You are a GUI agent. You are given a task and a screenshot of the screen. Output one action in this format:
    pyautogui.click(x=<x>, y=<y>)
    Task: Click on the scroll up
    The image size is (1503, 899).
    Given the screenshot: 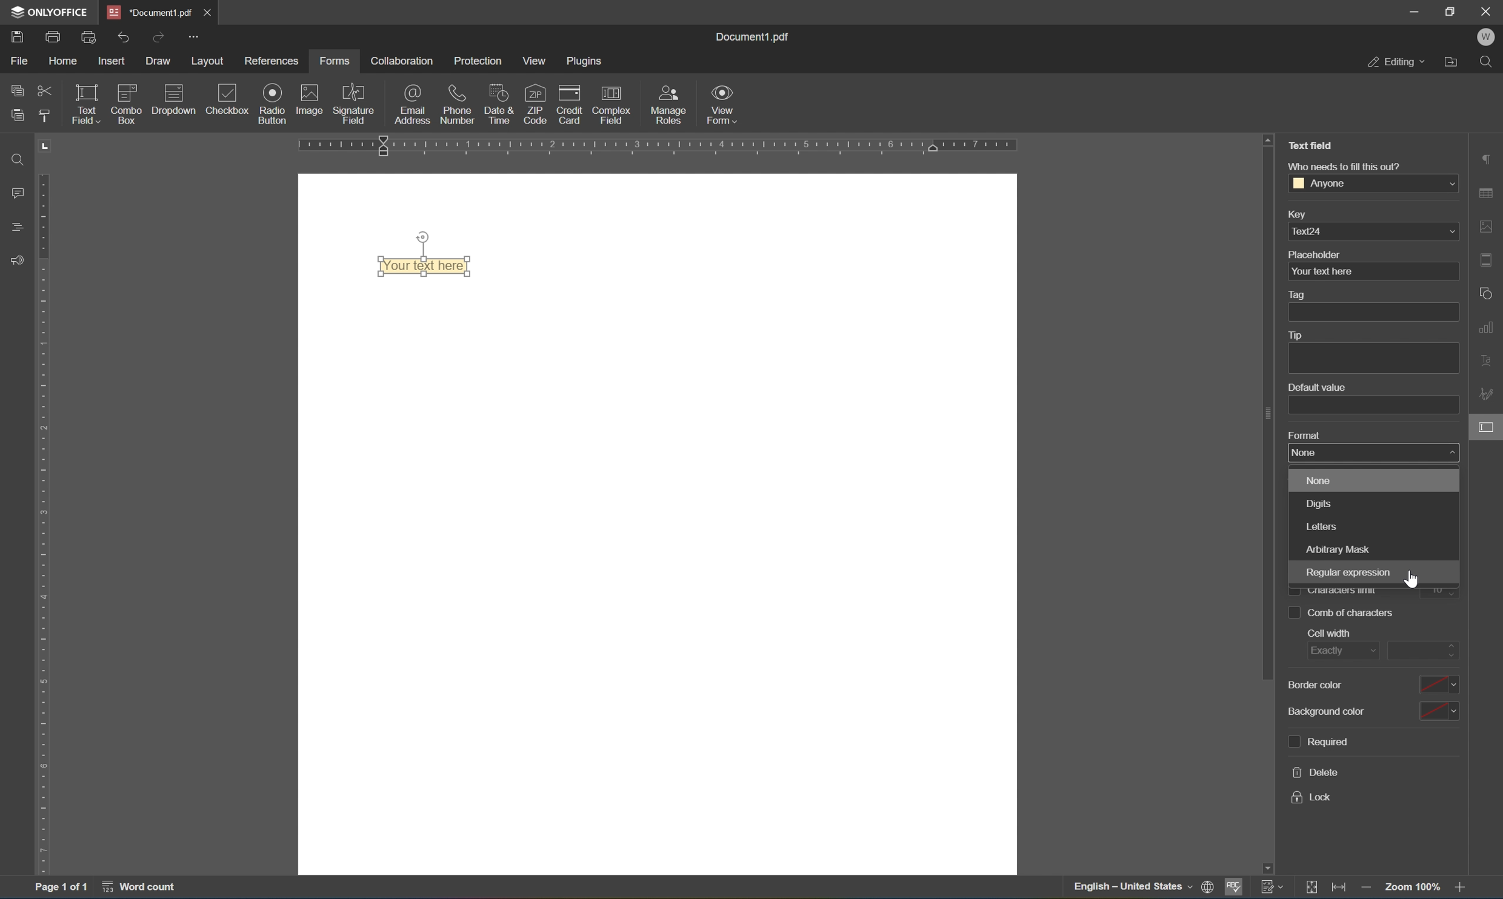 What is the action you would take?
    pyautogui.click(x=1268, y=138)
    